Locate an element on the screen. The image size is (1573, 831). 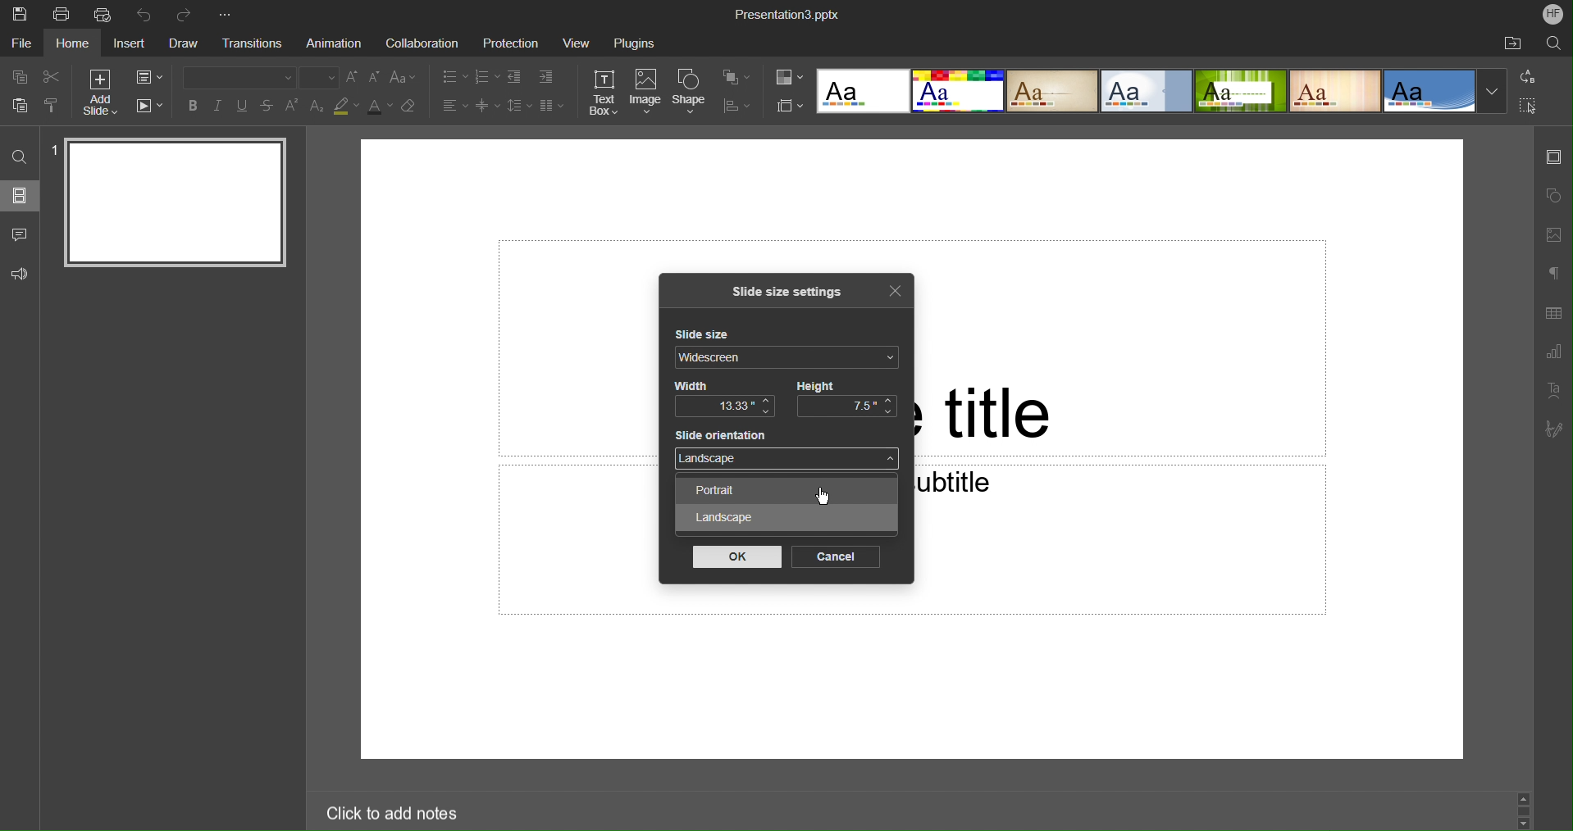
Numbered List is located at coordinates (486, 76).